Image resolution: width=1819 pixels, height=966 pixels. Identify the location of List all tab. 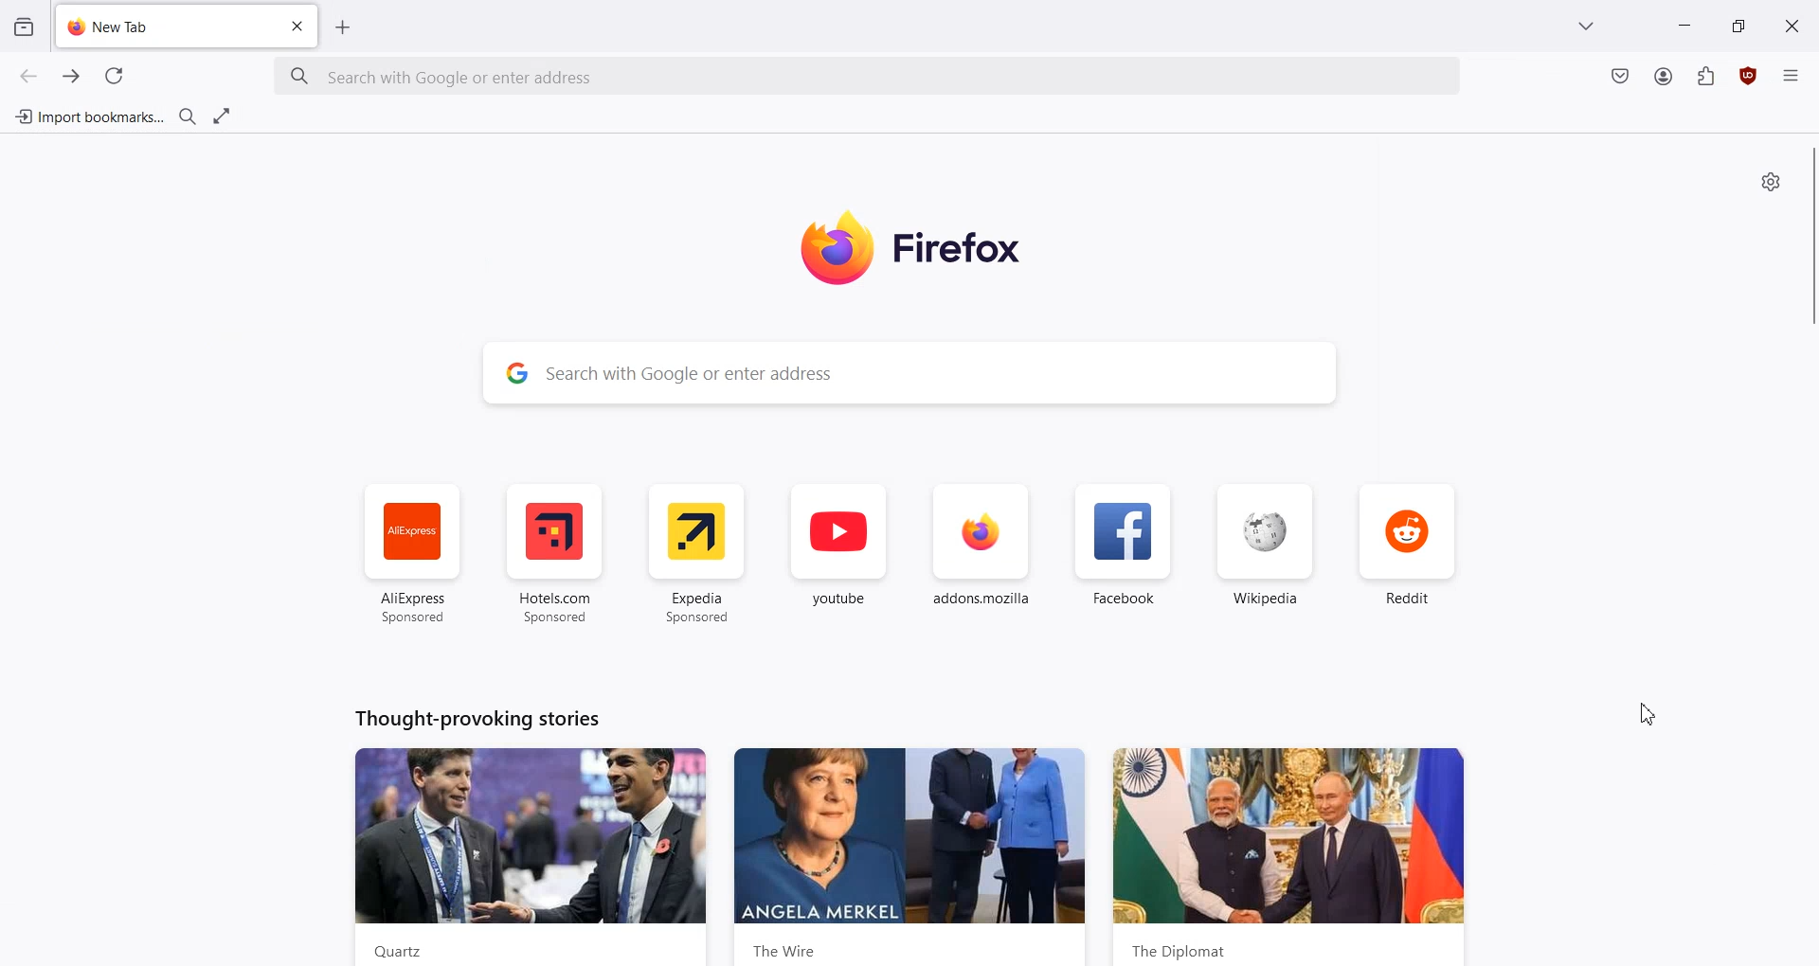
(1586, 24).